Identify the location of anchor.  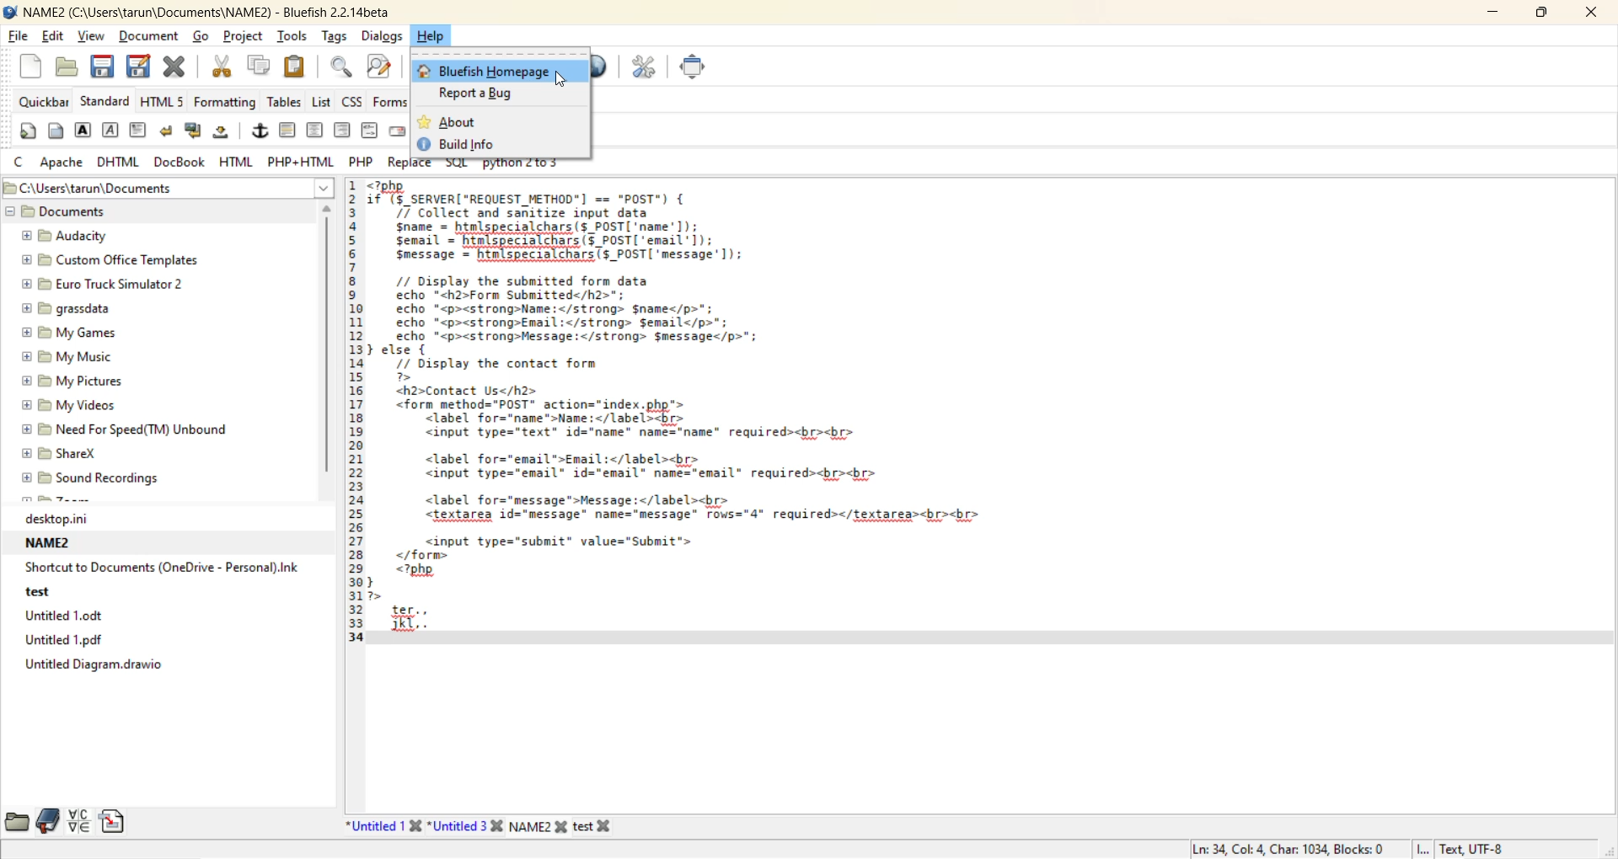
(264, 131).